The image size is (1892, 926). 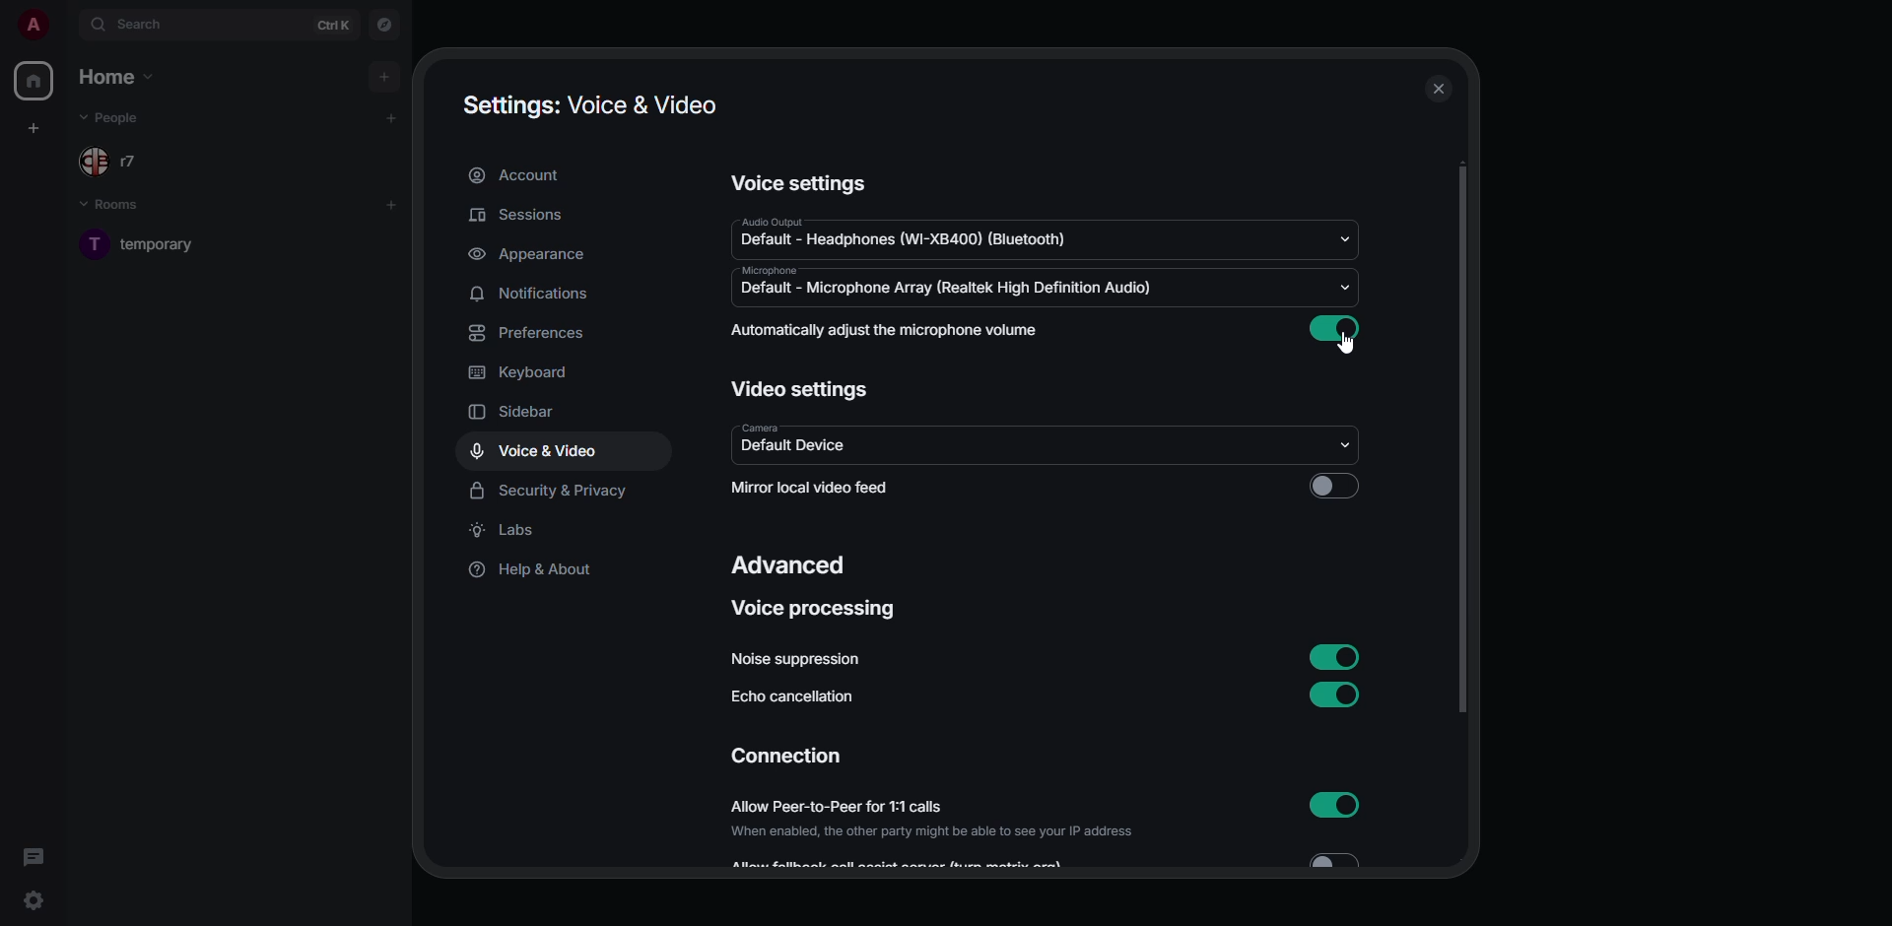 What do you see at coordinates (917, 232) in the screenshot?
I see `audio output` at bounding box center [917, 232].